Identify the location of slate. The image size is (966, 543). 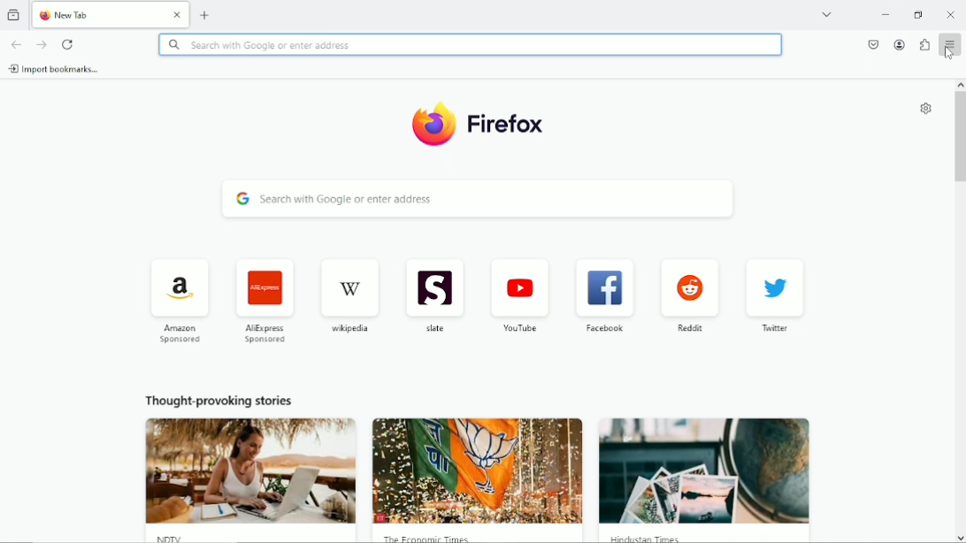
(433, 334).